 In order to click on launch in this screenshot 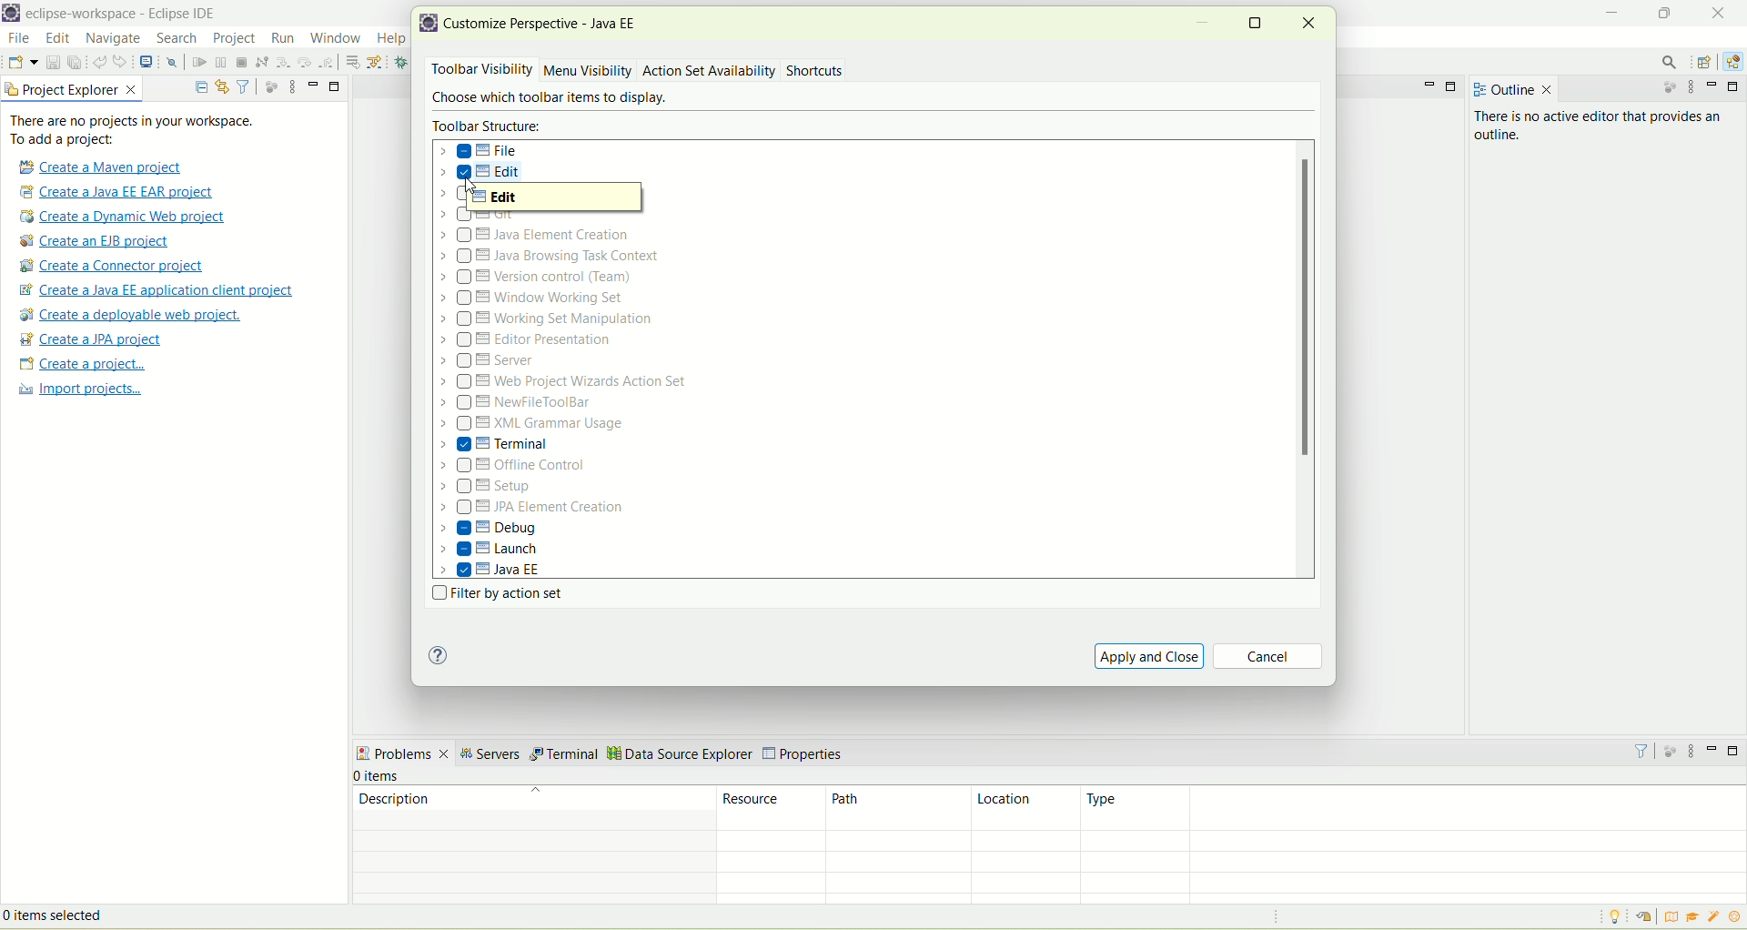, I will do `click(490, 551)`.